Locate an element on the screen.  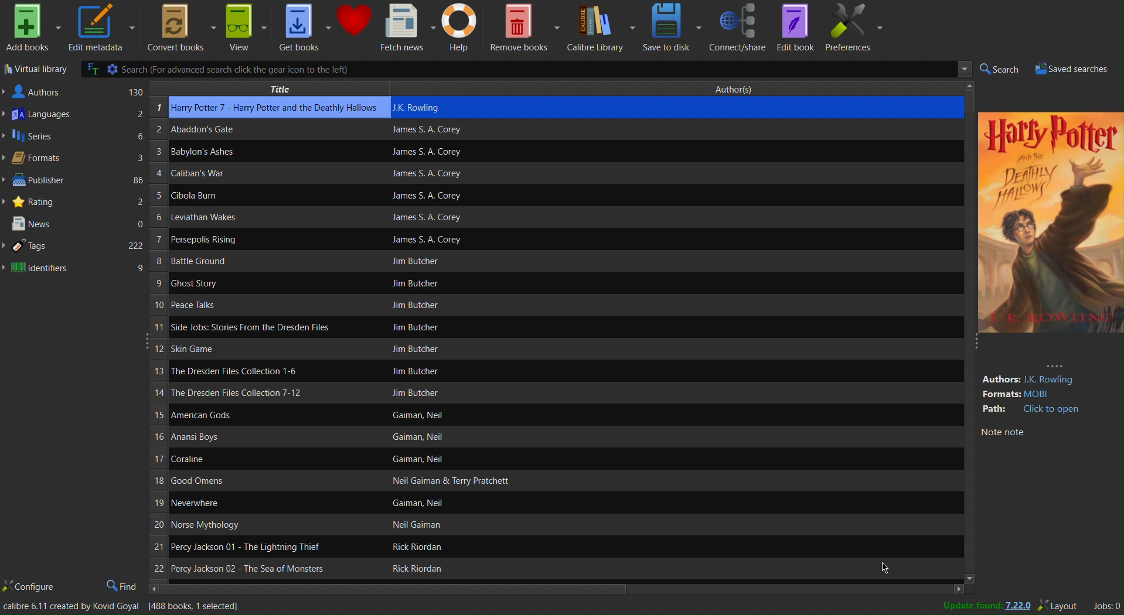
Search bar is located at coordinates (518, 69).